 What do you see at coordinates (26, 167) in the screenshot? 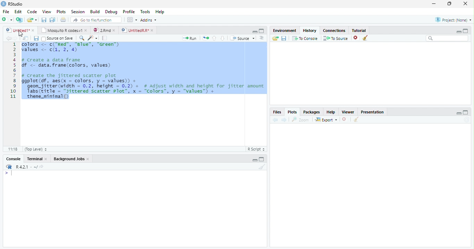
I see `R 4.2.1 . ~/` at bounding box center [26, 167].